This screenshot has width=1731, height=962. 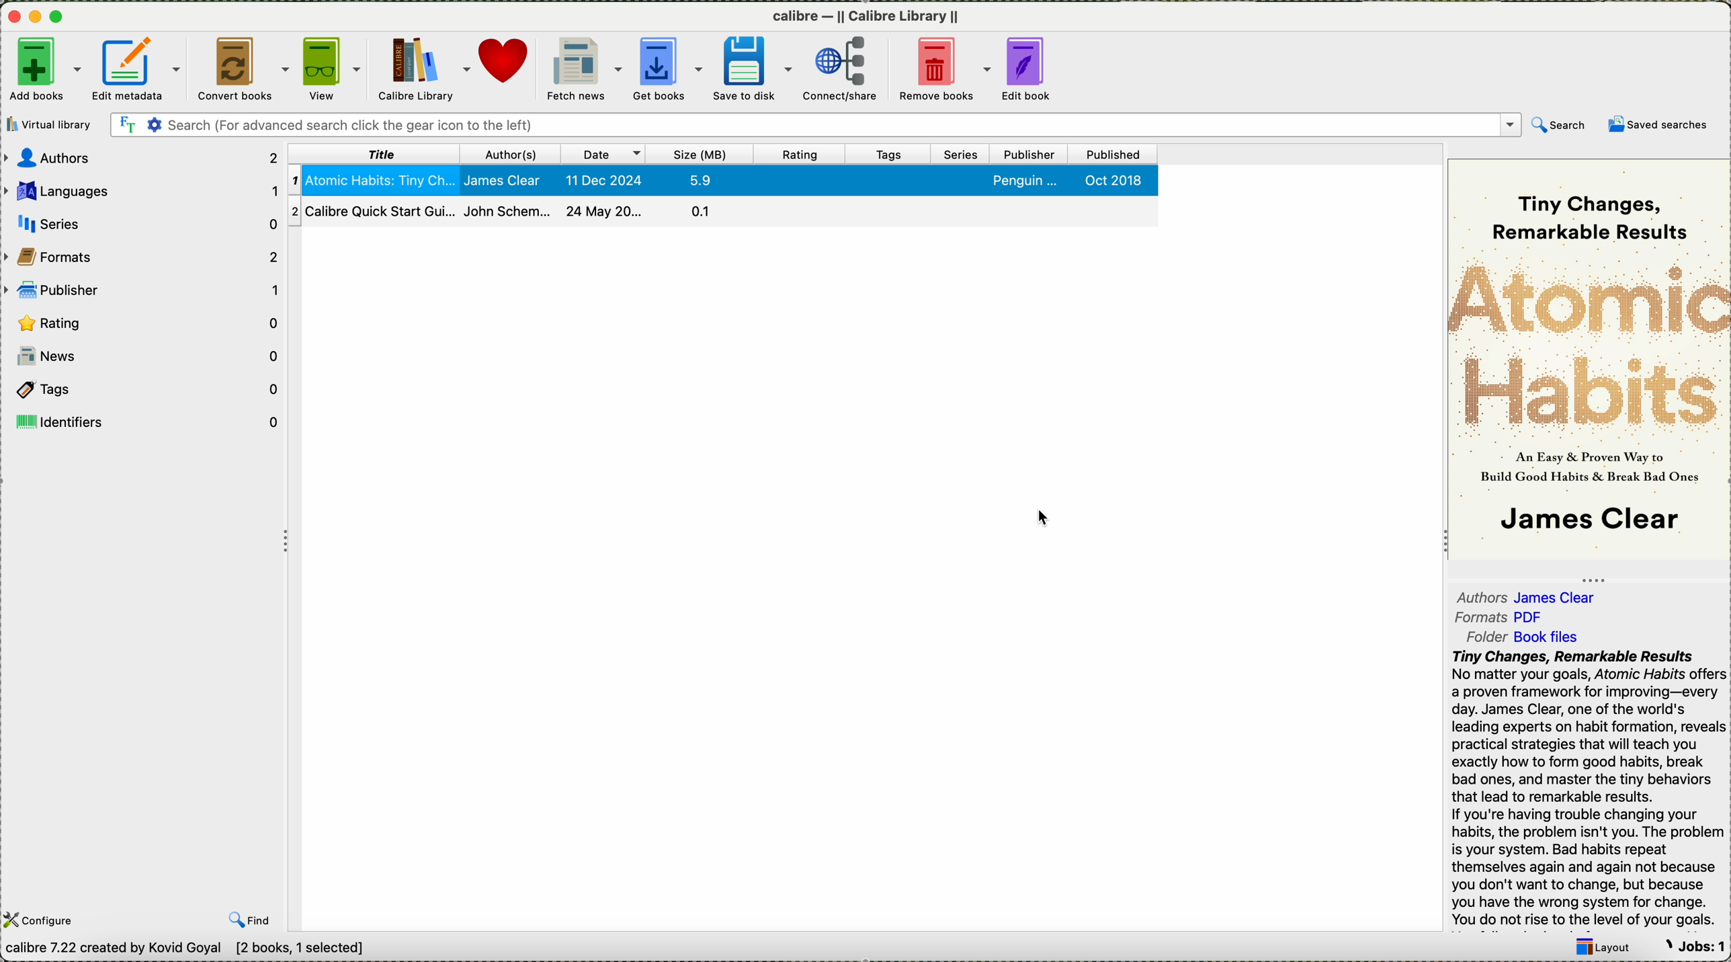 What do you see at coordinates (671, 70) in the screenshot?
I see `get books` at bounding box center [671, 70].